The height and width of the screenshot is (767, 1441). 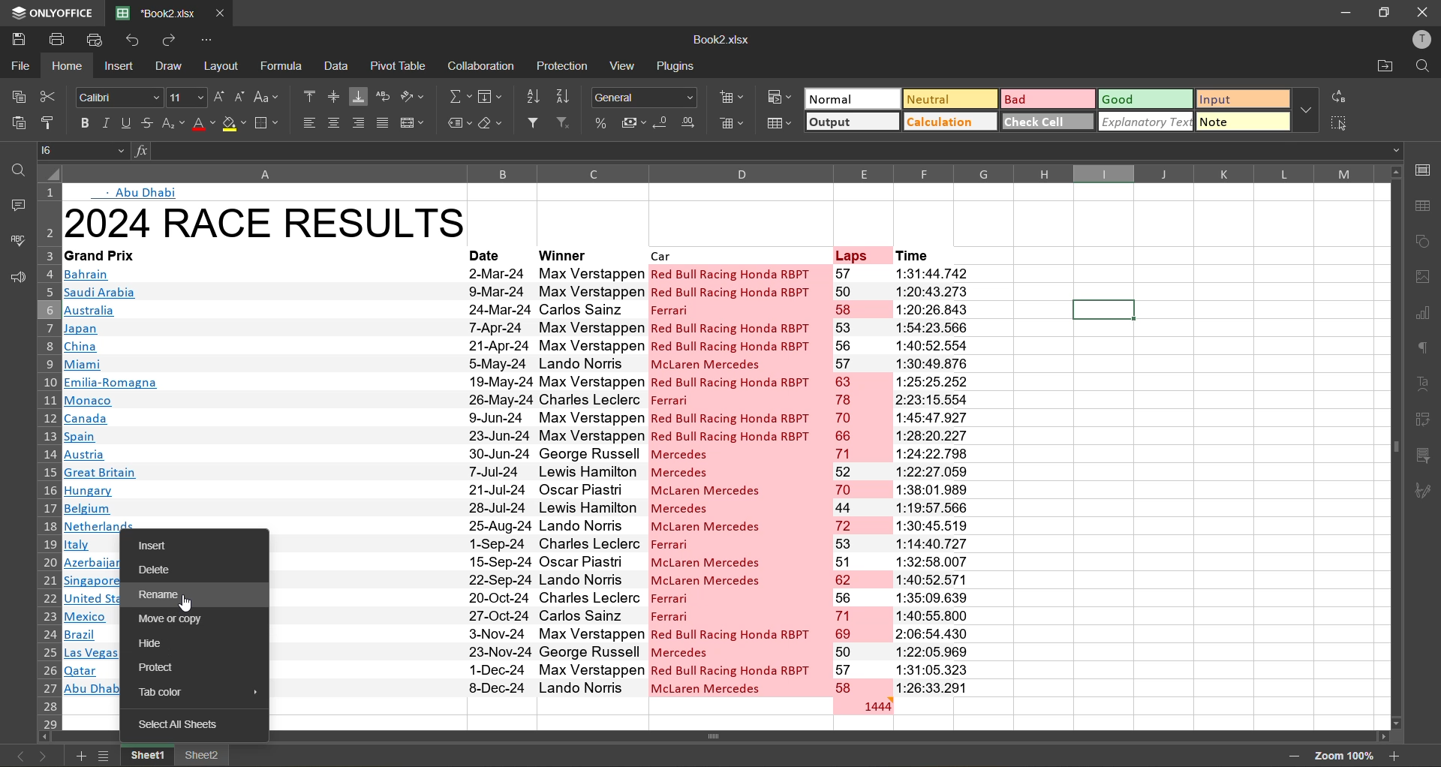 What do you see at coordinates (203, 754) in the screenshot?
I see `sheet2` at bounding box center [203, 754].